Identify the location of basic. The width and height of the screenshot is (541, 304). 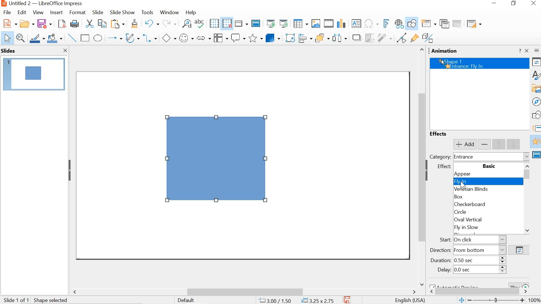
(489, 166).